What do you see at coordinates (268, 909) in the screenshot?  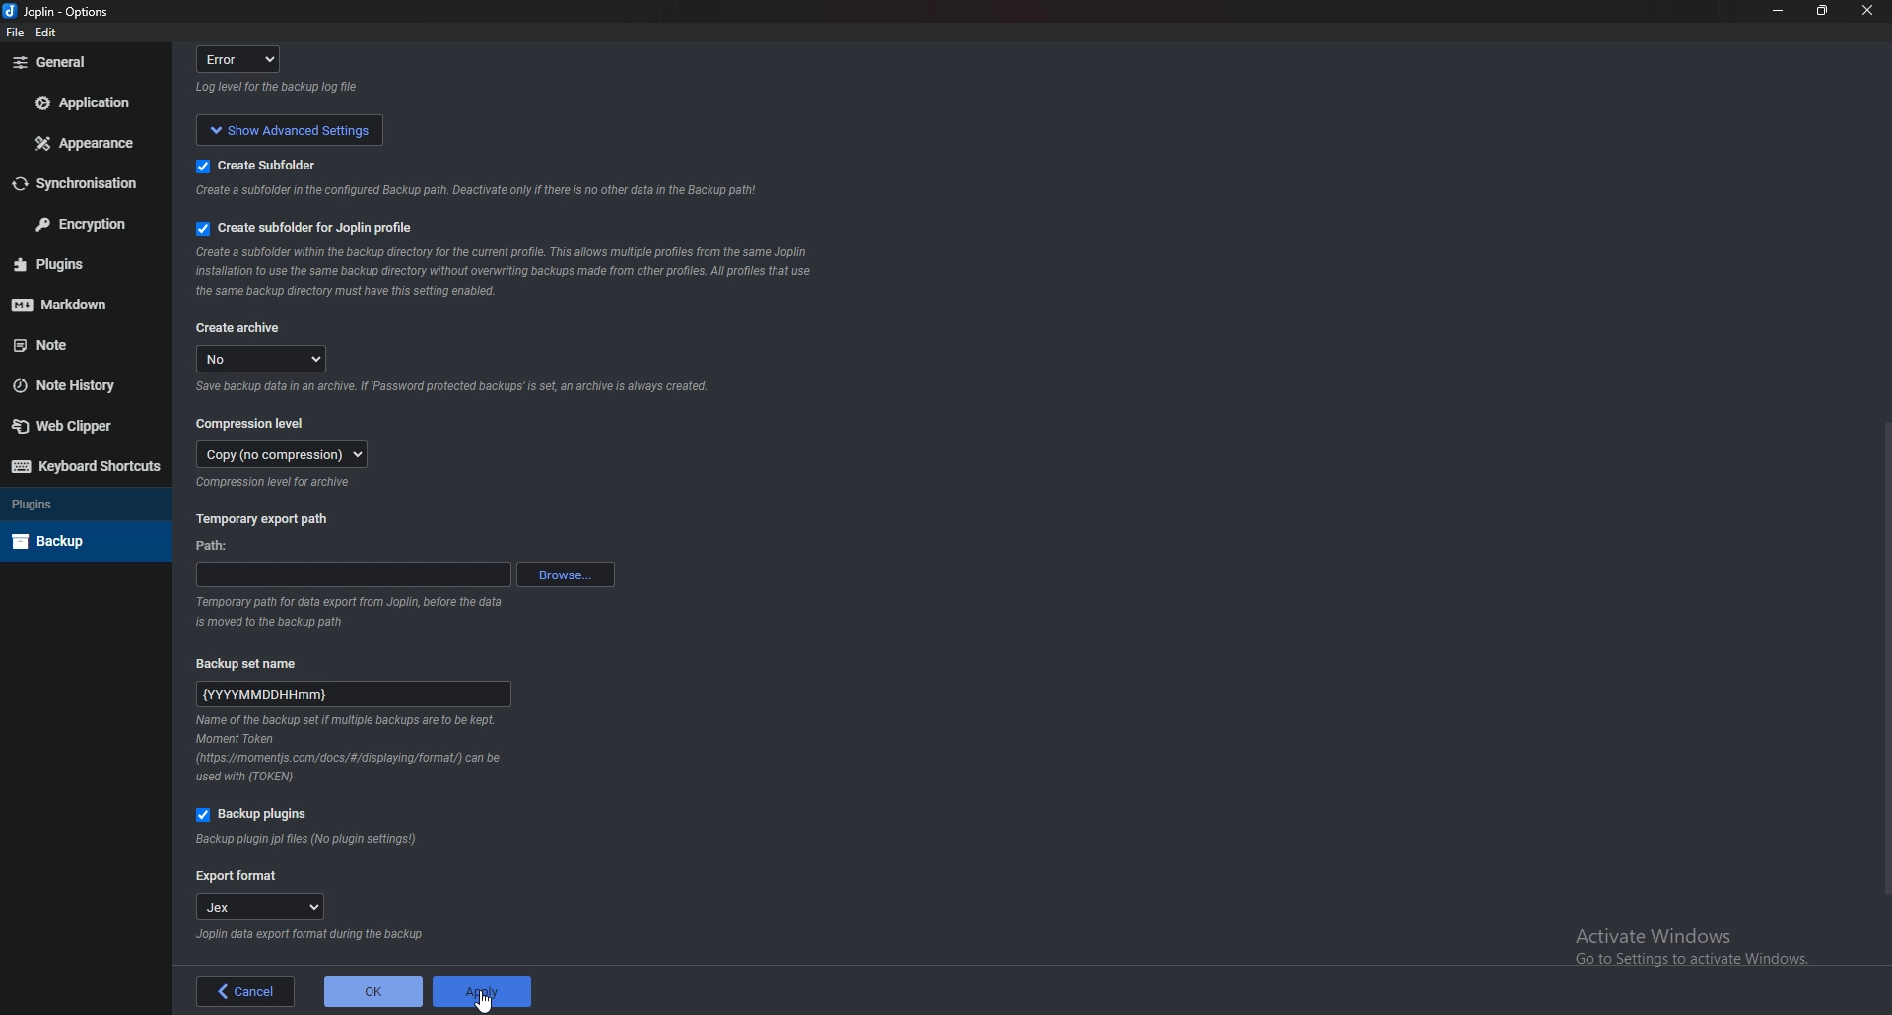 I see `jex` at bounding box center [268, 909].